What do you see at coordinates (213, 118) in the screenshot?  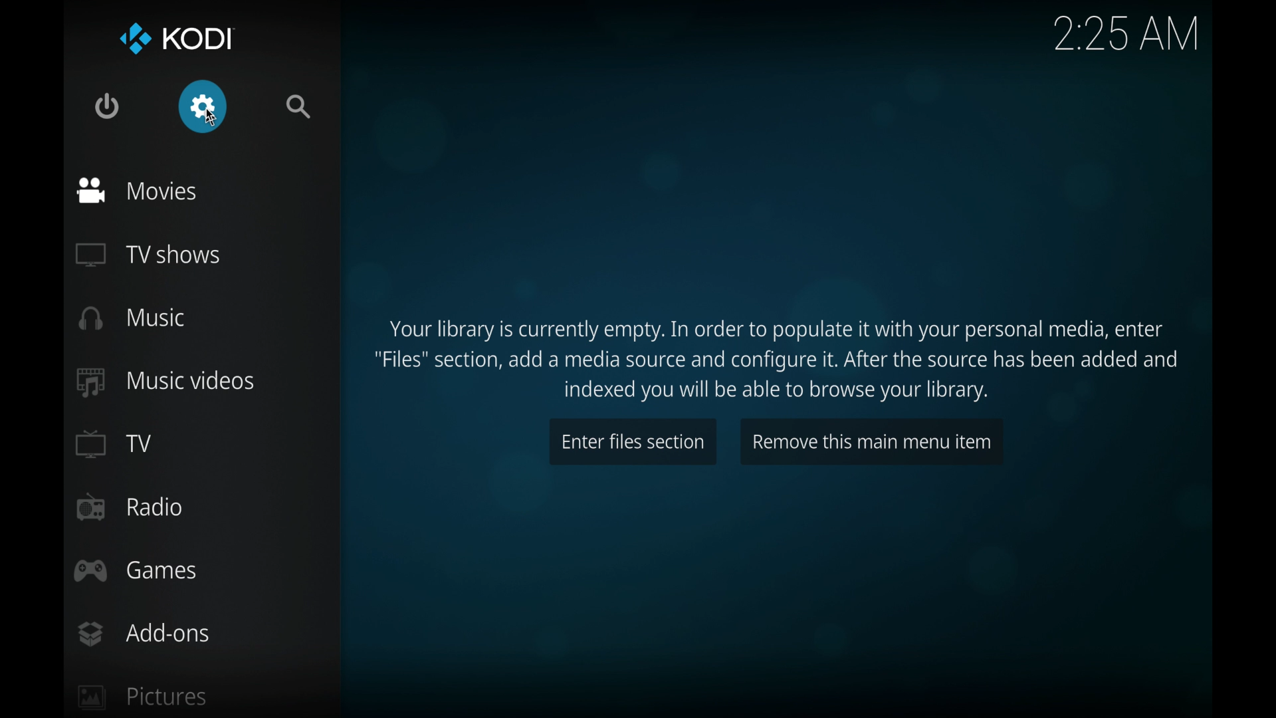 I see `cursor` at bounding box center [213, 118].